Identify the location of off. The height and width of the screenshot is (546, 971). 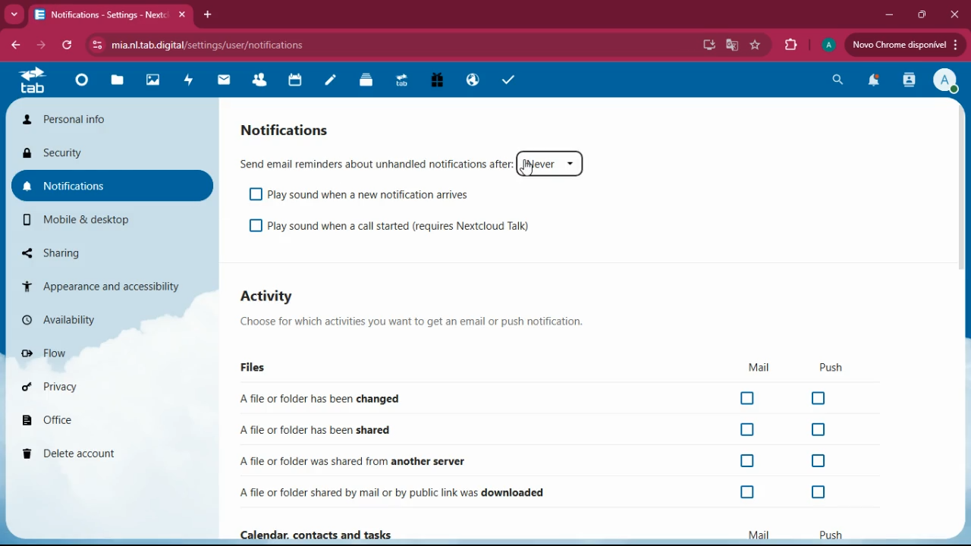
(818, 460).